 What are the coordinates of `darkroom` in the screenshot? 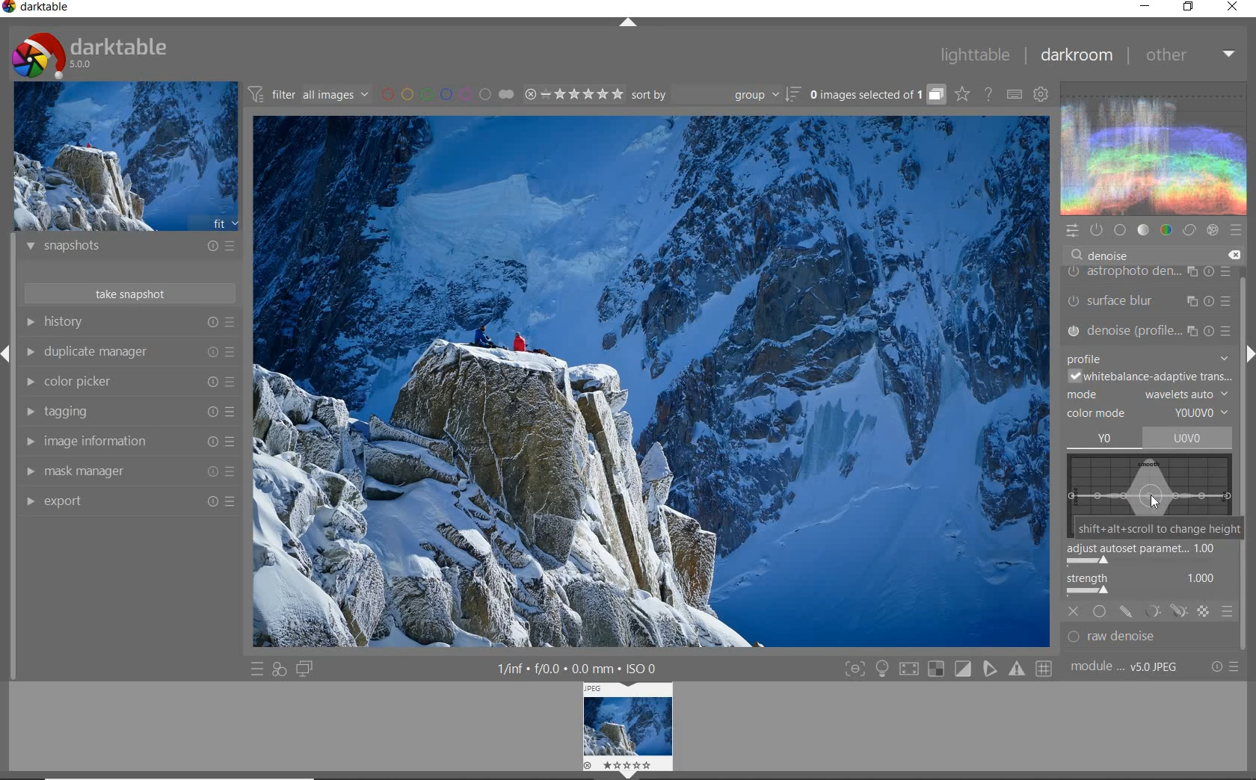 It's located at (1076, 55).